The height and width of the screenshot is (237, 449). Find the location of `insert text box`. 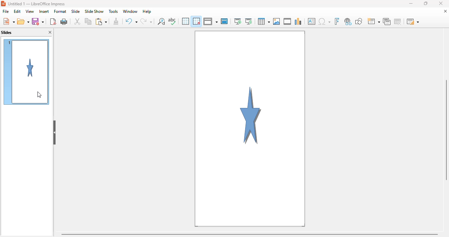

insert text box is located at coordinates (312, 21).